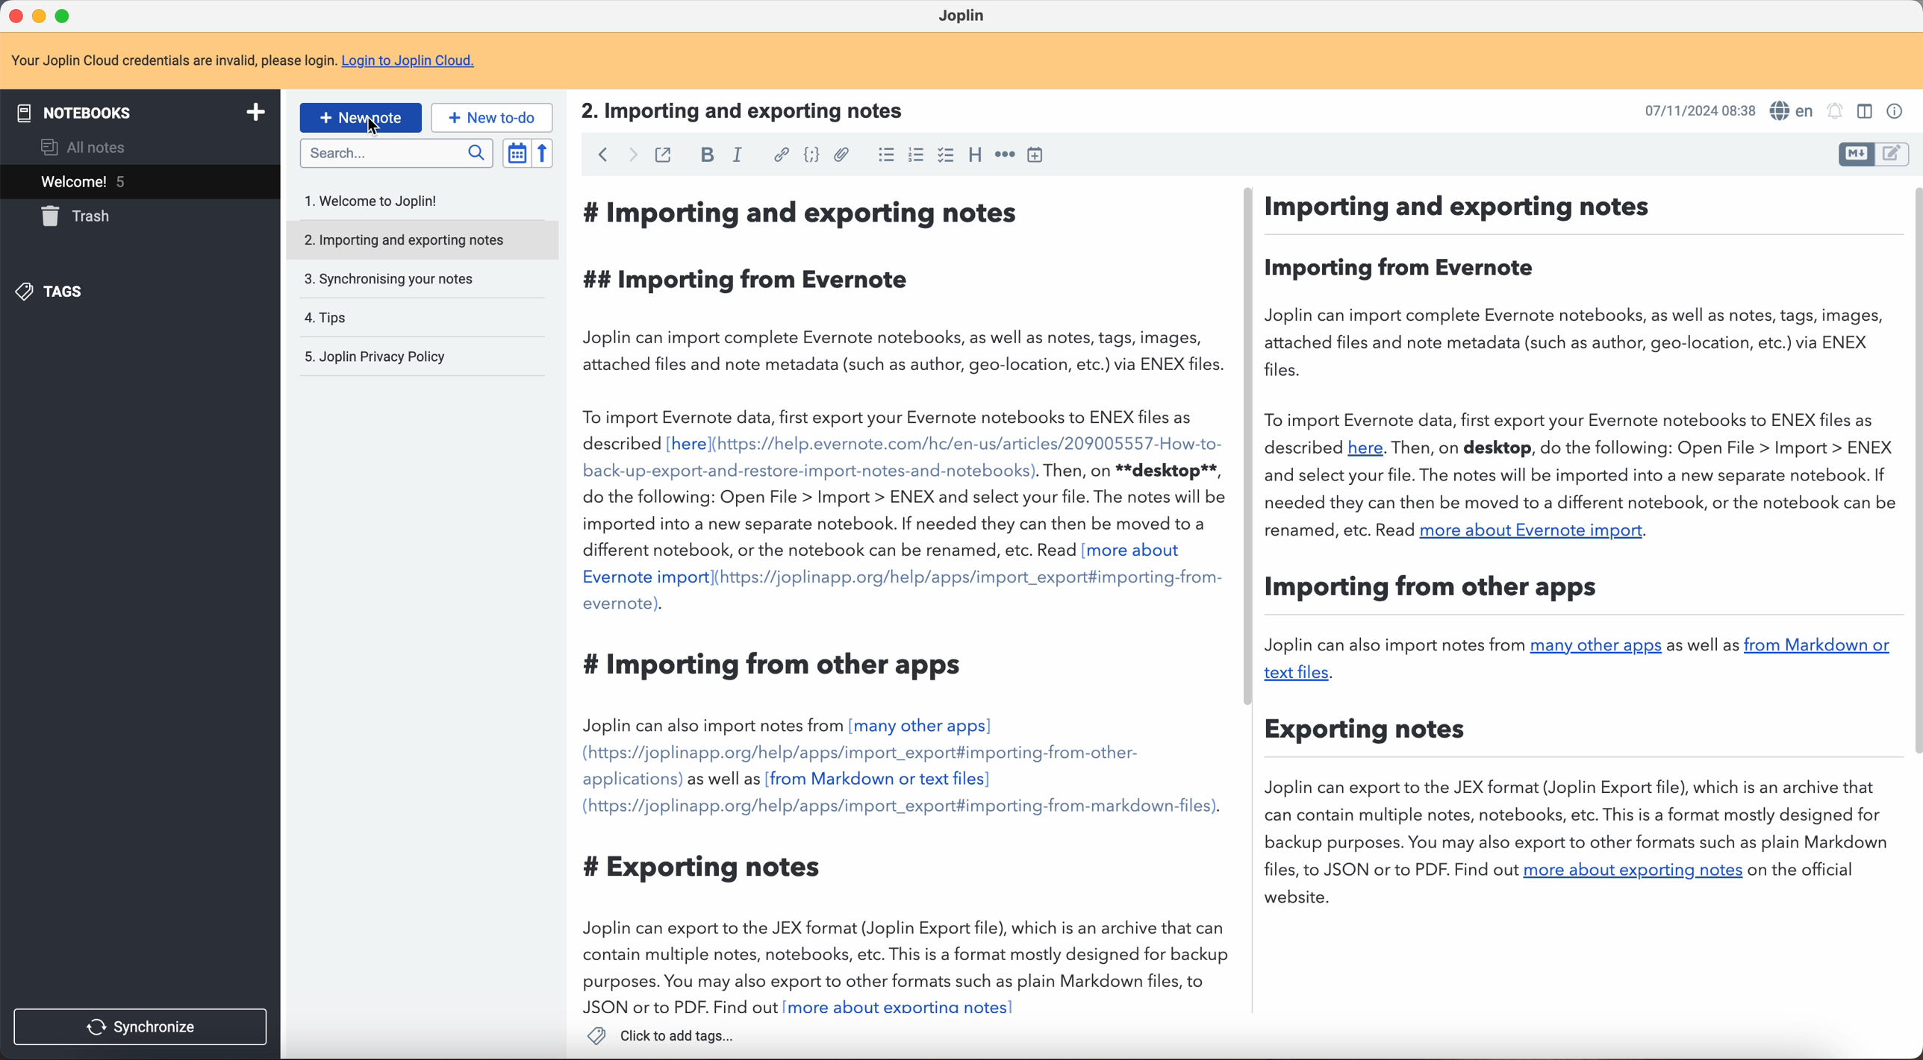  I want to click on click on new note, so click(361, 119).